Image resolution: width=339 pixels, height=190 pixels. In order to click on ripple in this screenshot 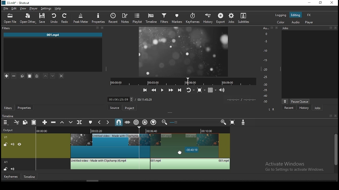, I will do `click(136, 122)`.